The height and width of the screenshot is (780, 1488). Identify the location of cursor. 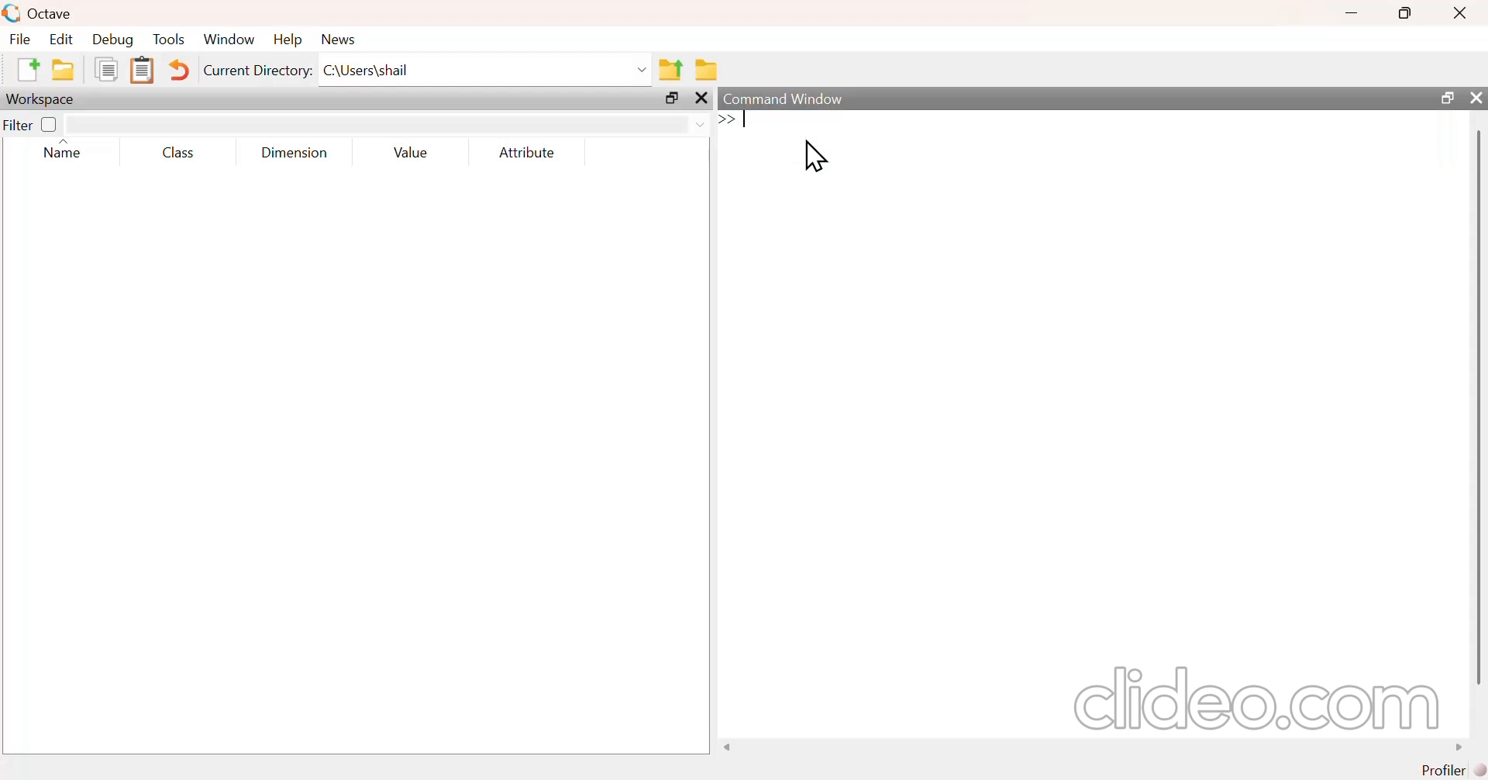
(814, 157).